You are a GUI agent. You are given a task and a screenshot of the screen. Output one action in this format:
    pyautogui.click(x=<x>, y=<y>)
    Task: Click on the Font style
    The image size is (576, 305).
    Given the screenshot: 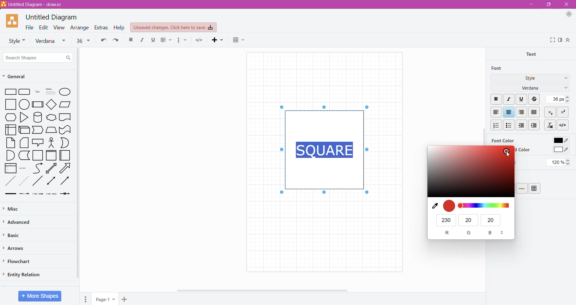 What is the action you would take?
    pyautogui.click(x=15, y=40)
    